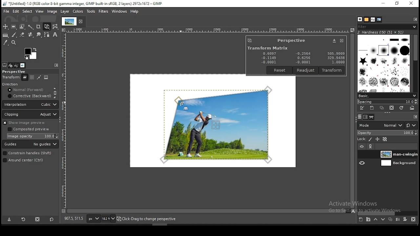 The width and height of the screenshot is (420, 236). What do you see at coordinates (4, 65) in the screenshot?
I see `tool options` at bounding box center [4, 65].